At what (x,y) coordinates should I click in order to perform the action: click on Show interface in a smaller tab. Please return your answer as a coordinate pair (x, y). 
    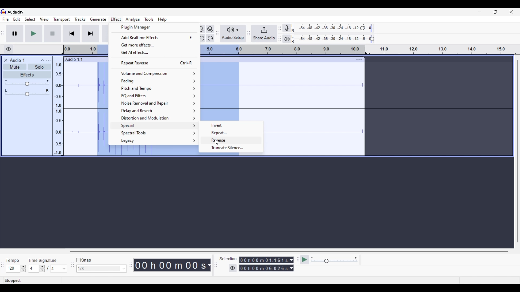
    Looking at the image, I should click on (495, 12).